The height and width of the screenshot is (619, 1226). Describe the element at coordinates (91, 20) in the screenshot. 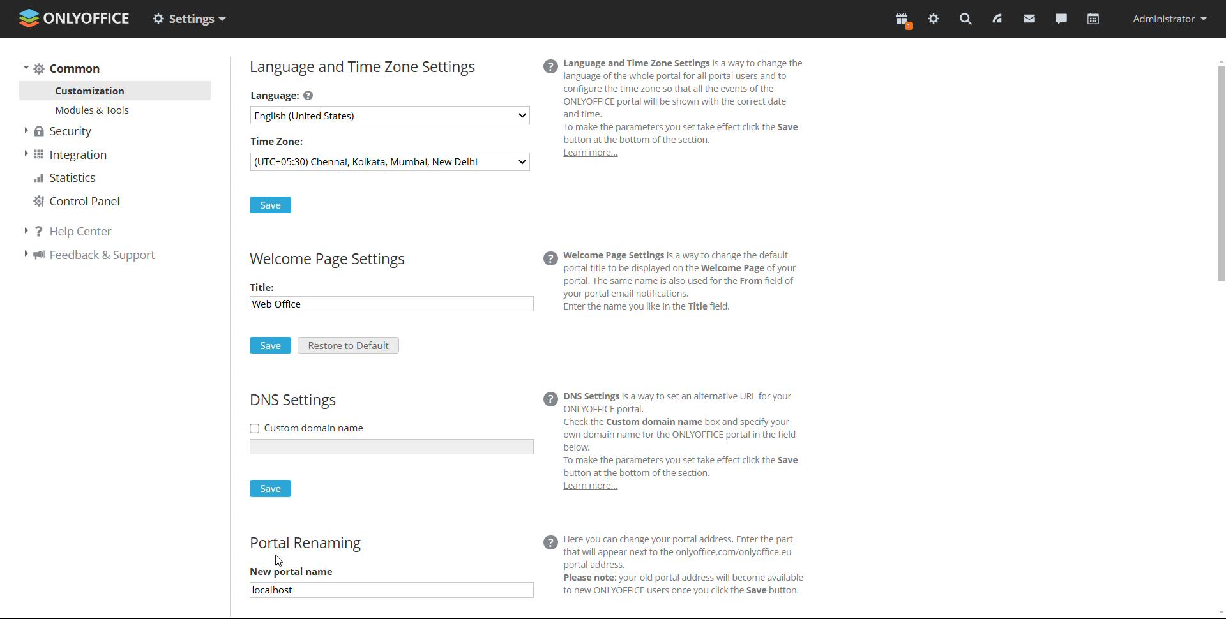

I see `onlyoffice` at that location.